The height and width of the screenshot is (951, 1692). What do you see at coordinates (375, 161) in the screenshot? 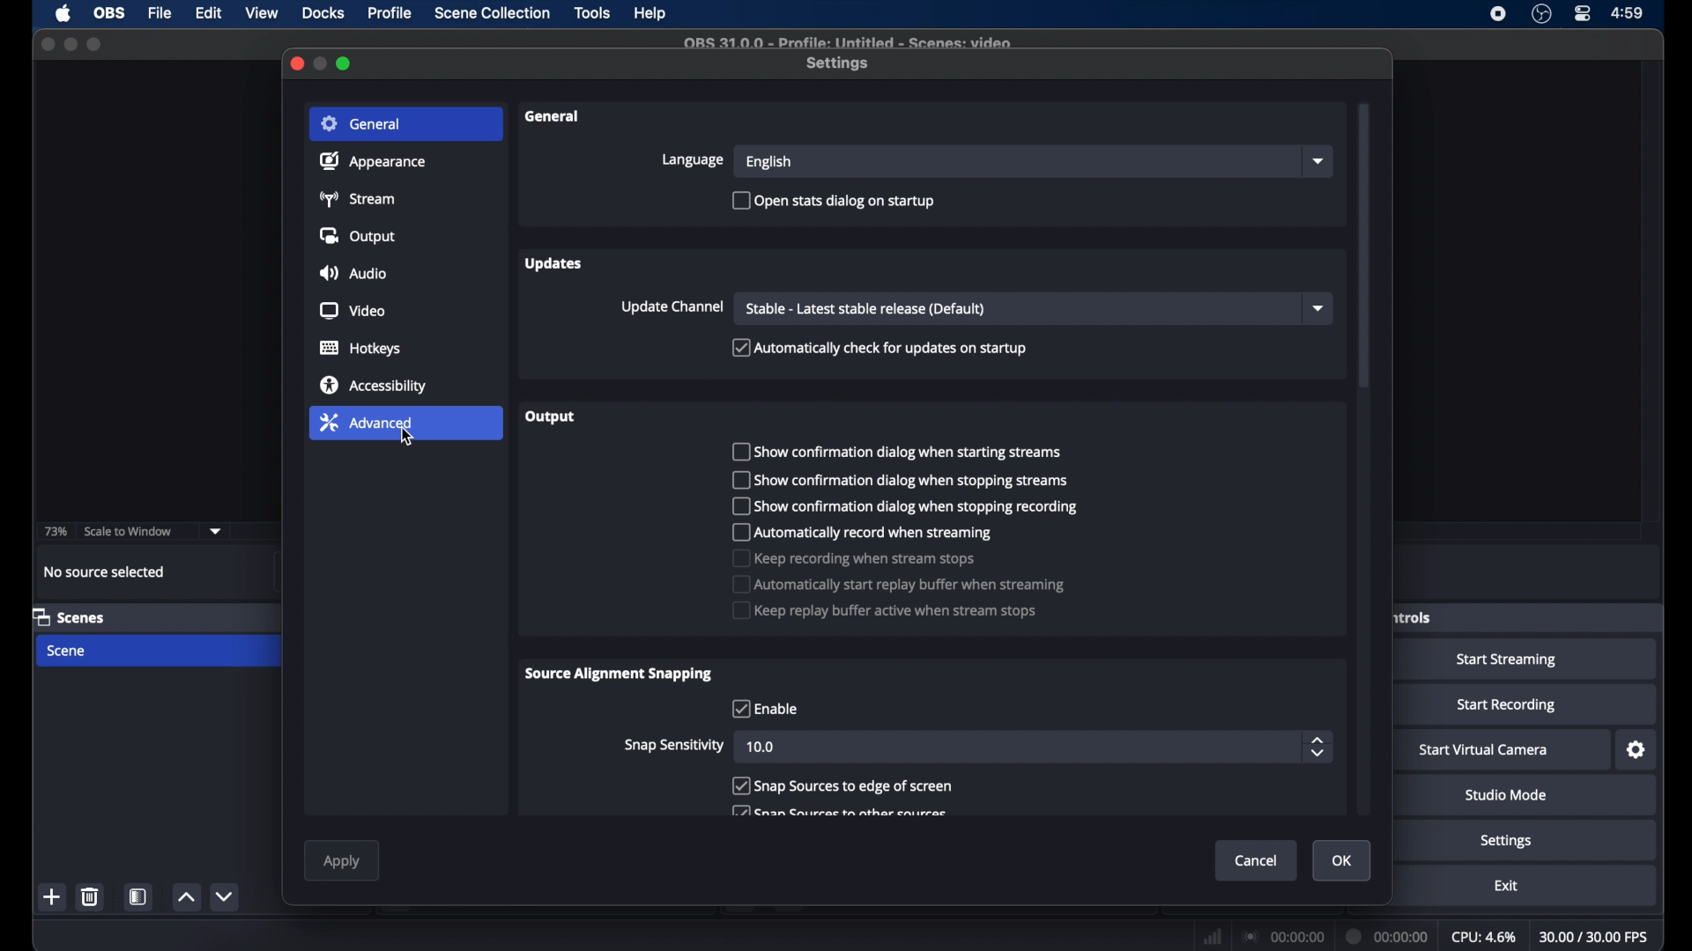
I see `appearance` at bounding box center [375, 161].